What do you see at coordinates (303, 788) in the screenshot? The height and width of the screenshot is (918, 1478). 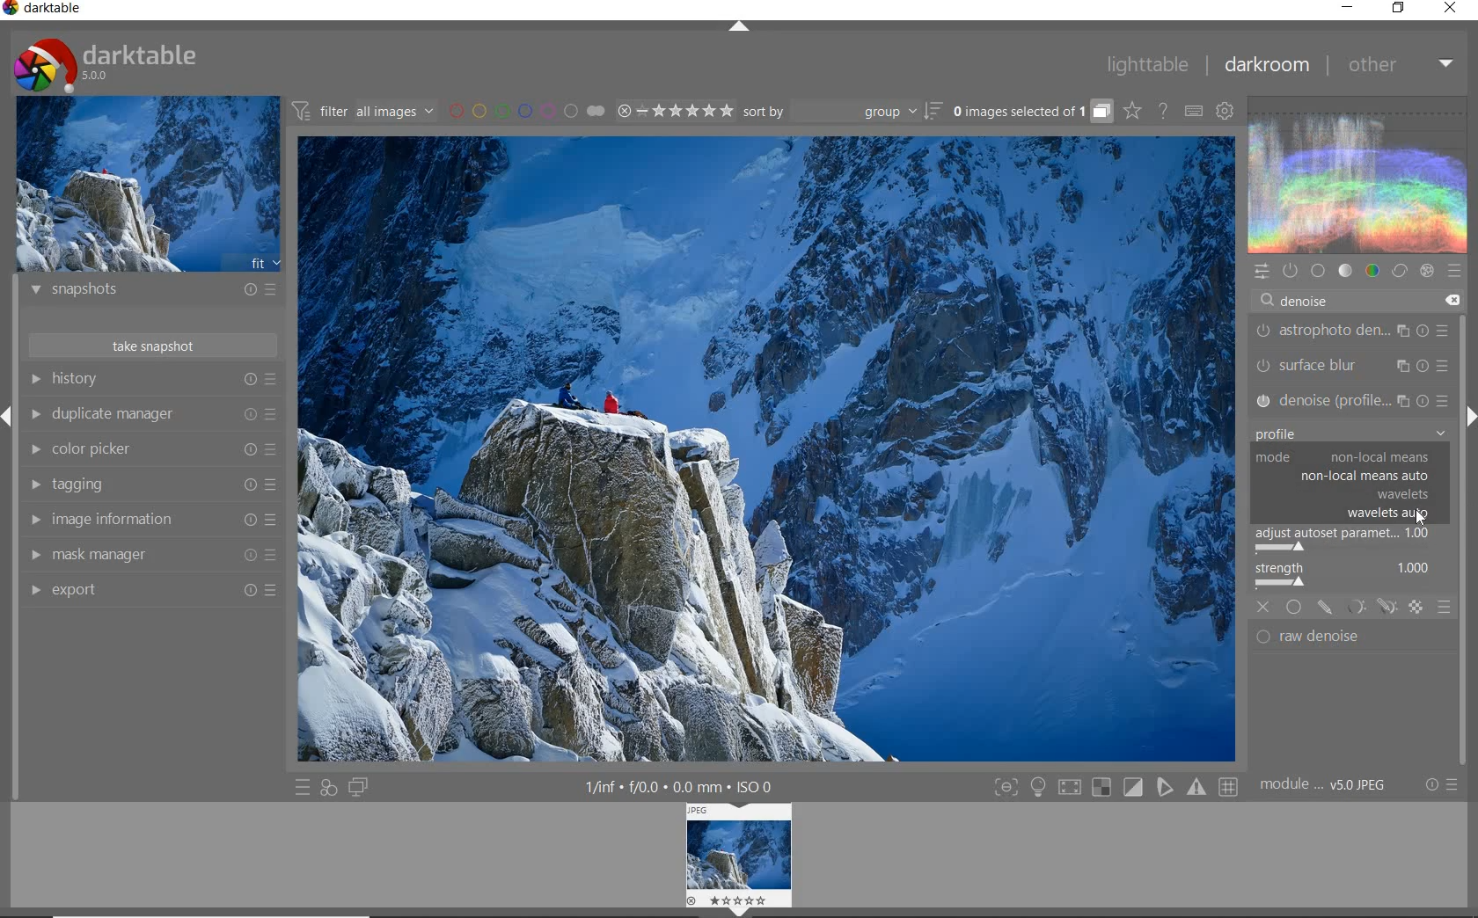 I see `quick access to presets` at bounding box center [303, 788].